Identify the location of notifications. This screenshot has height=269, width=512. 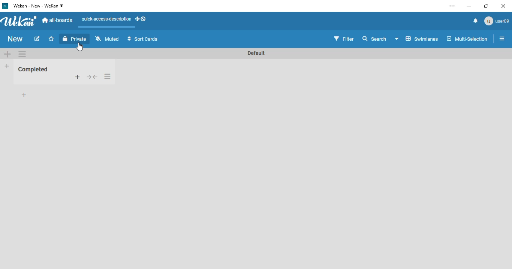
(476, 21).